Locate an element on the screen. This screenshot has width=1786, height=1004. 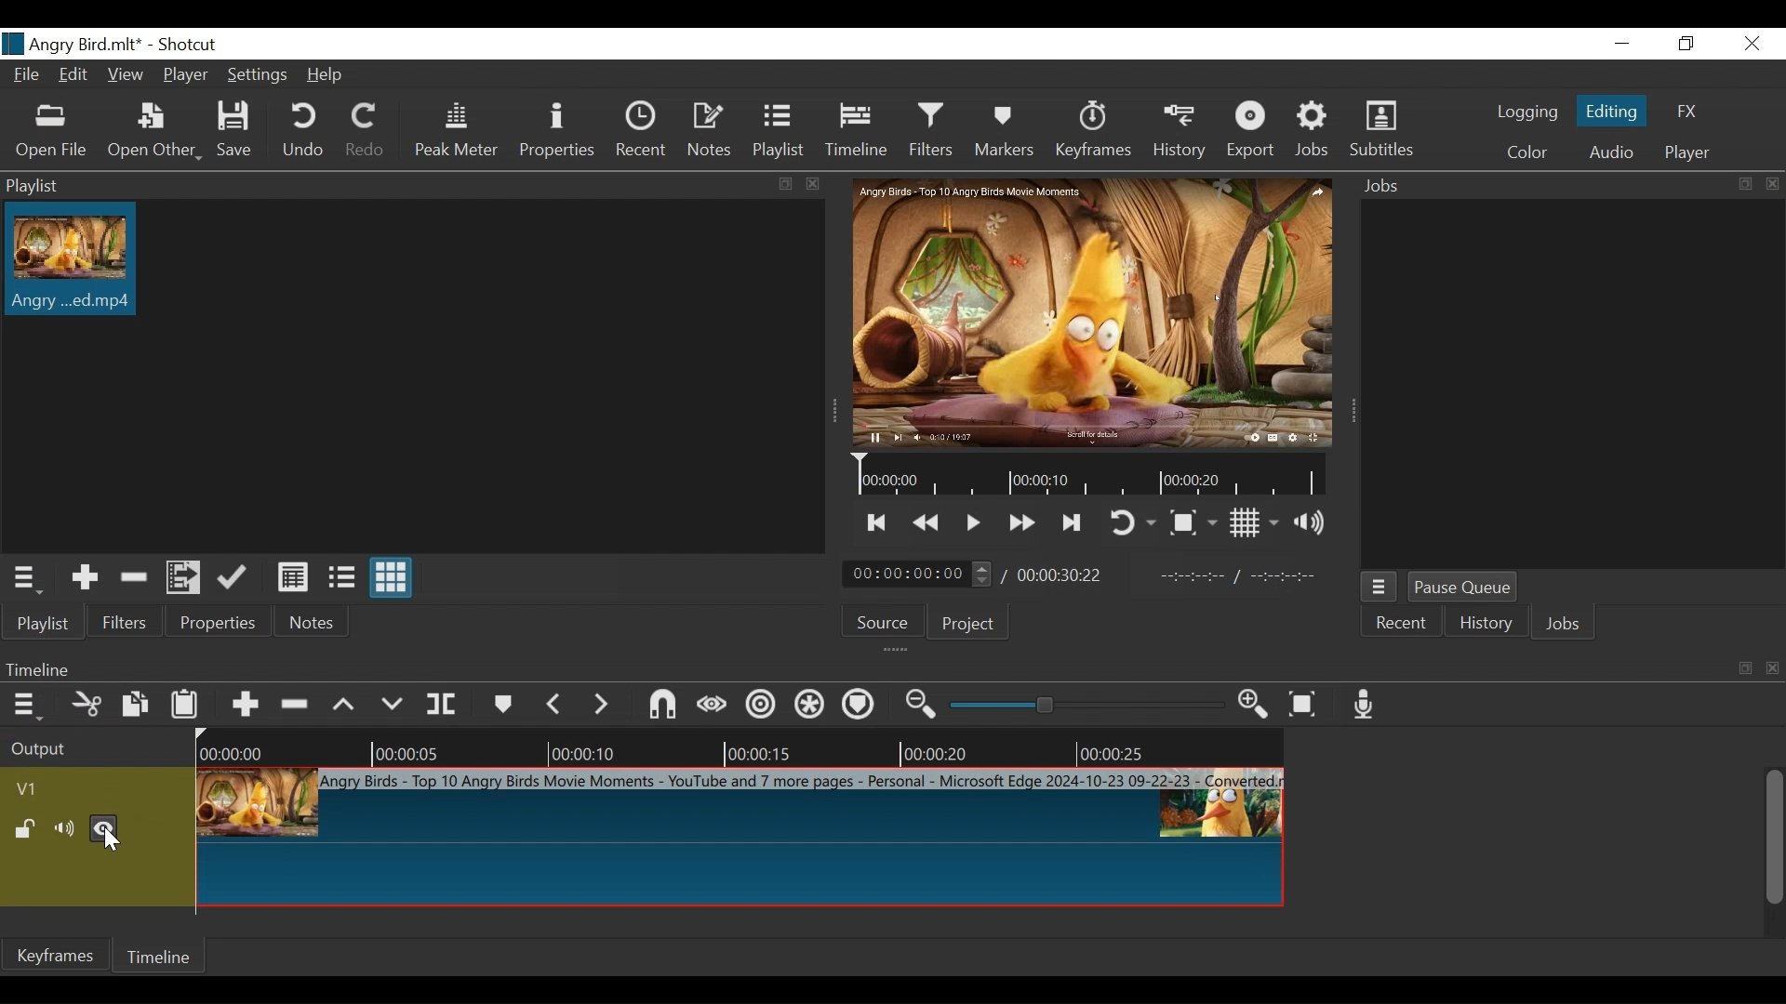
Notes is located at coordinates (313, 619).